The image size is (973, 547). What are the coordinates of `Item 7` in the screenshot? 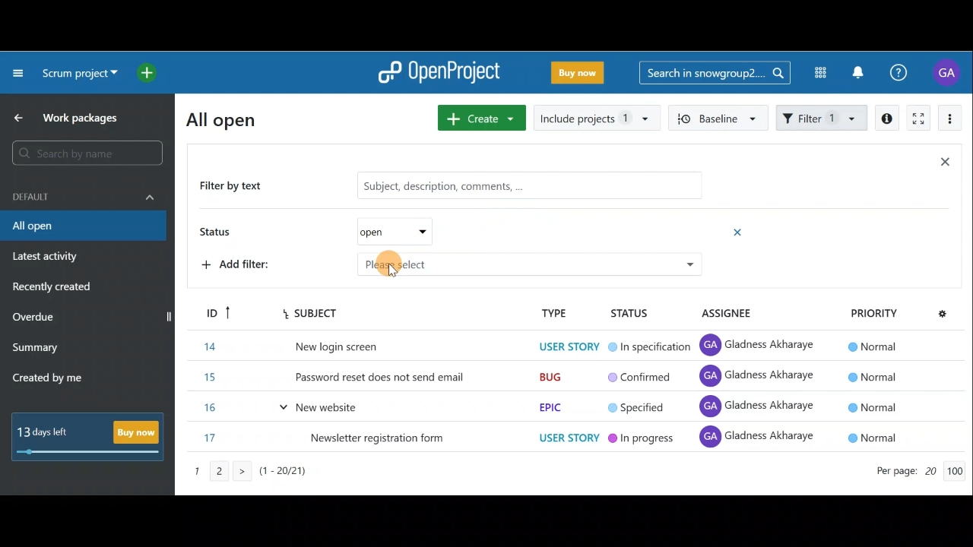 It's located at (543, 379).